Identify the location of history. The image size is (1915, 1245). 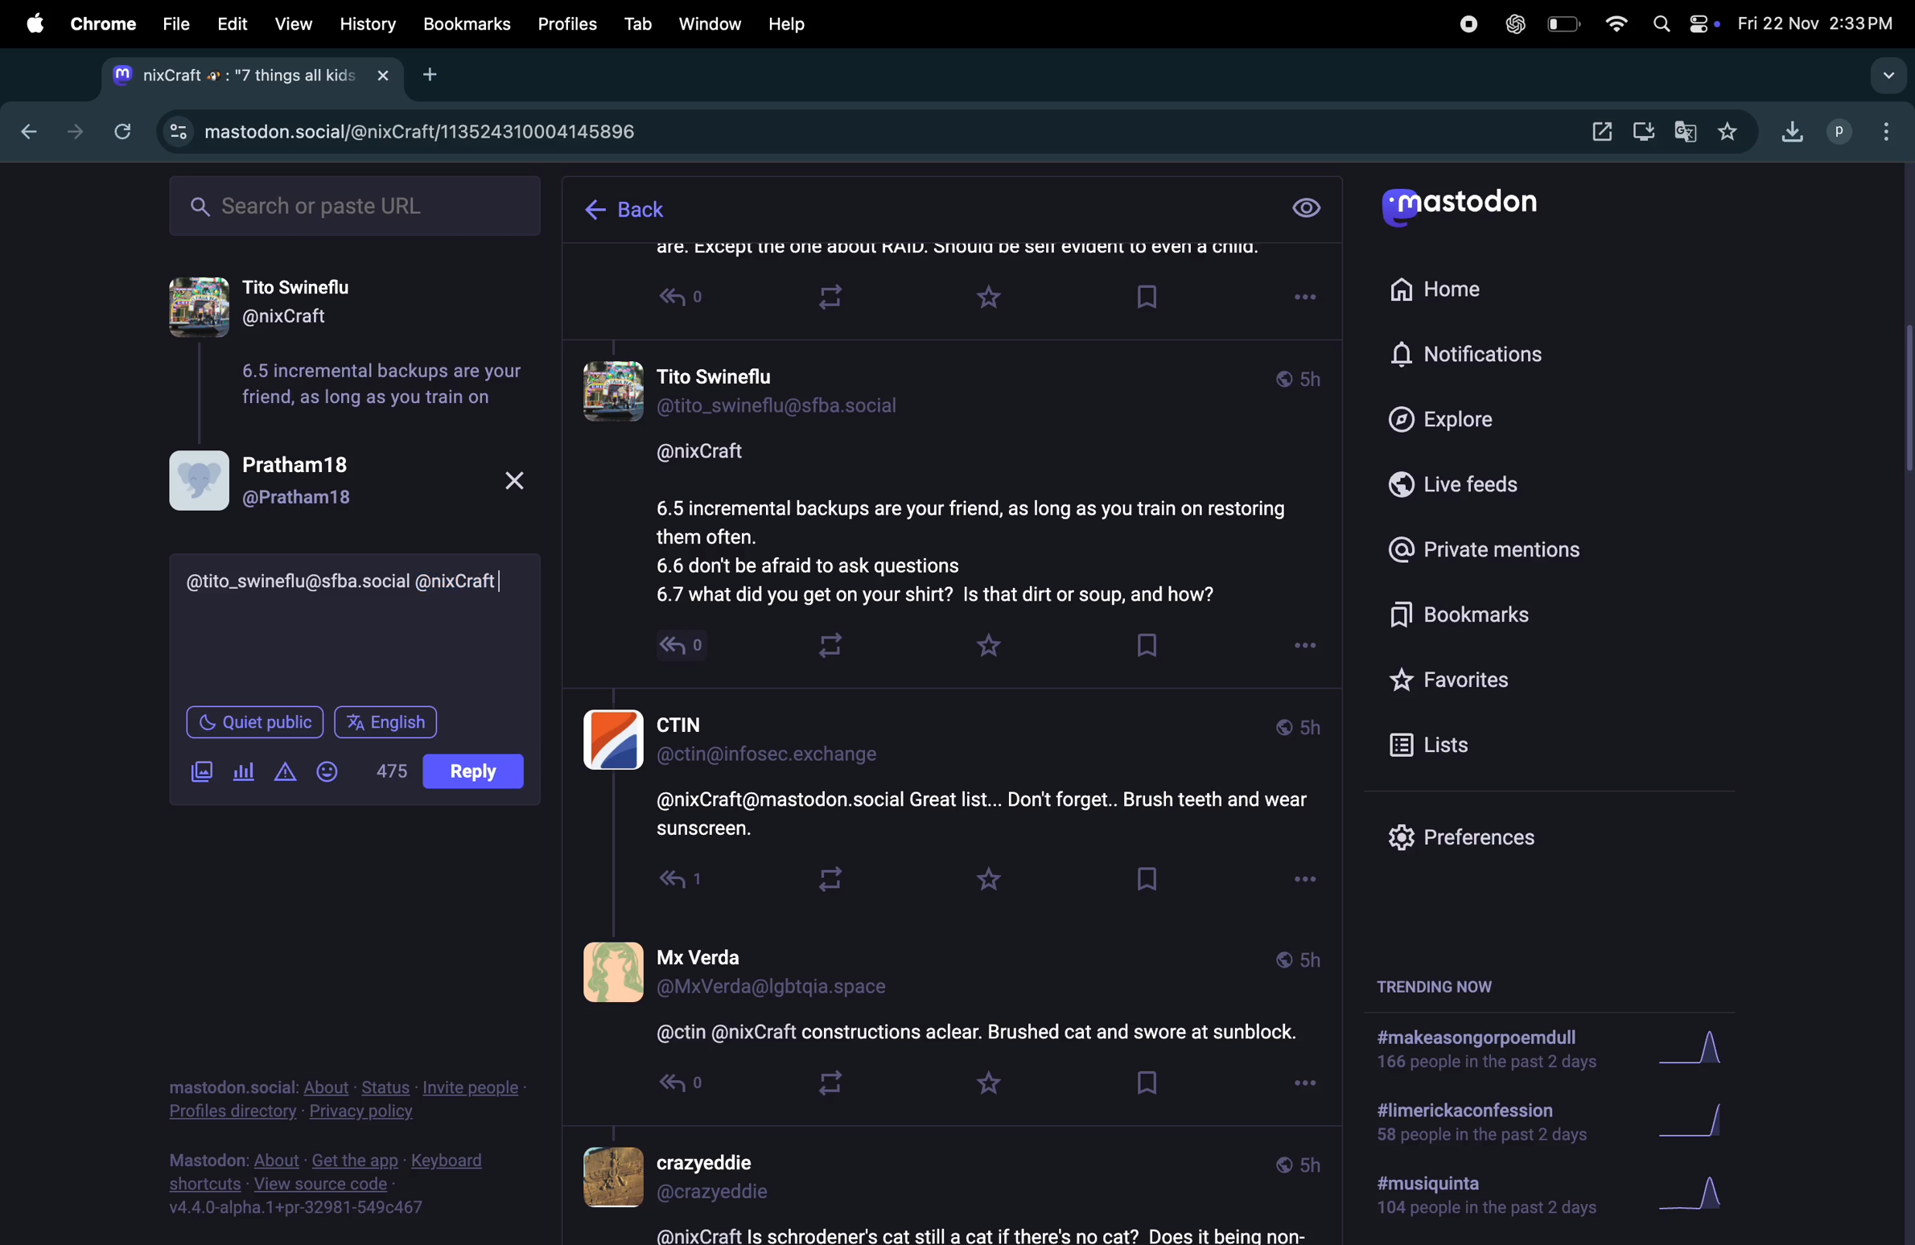
(369, 23).